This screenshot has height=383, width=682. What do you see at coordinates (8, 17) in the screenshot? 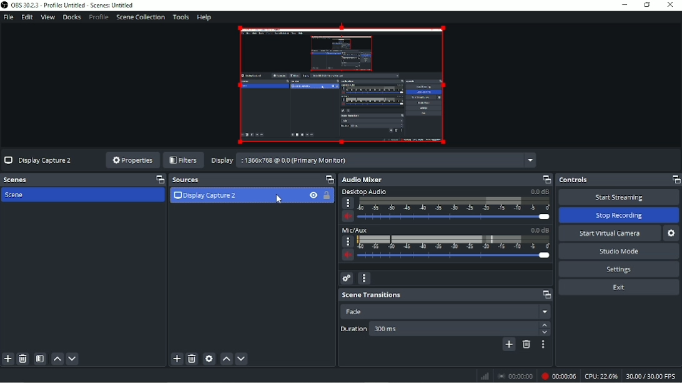
I see `File` at bounding box center [8, 17].